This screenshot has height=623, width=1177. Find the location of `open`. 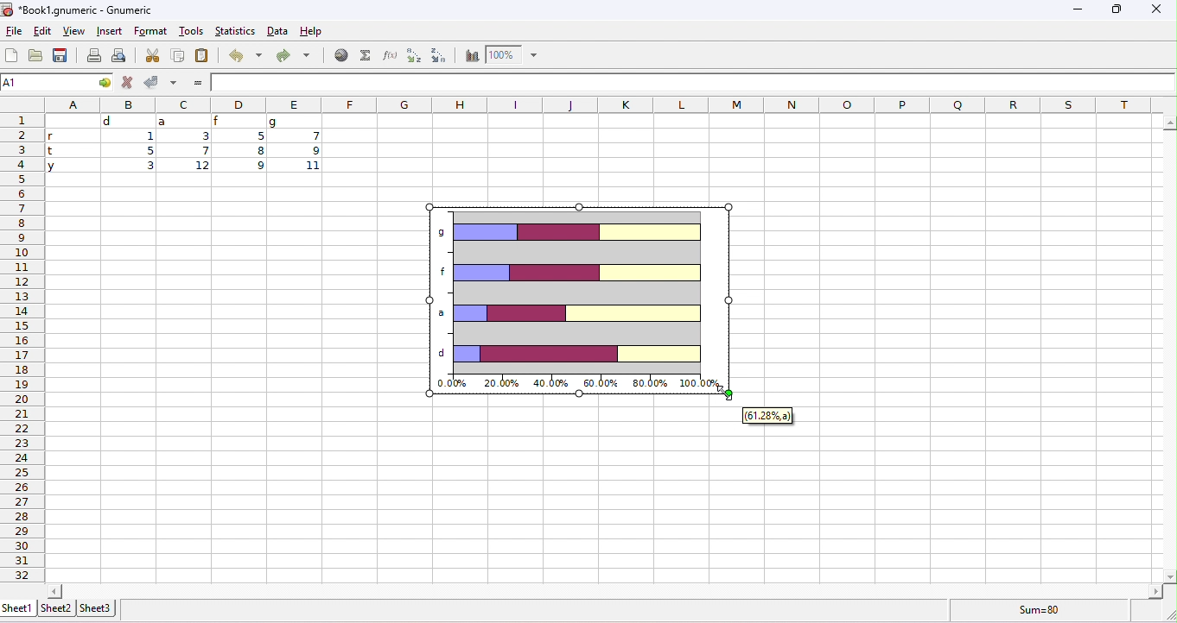

open is located at coordinates (37, 56).